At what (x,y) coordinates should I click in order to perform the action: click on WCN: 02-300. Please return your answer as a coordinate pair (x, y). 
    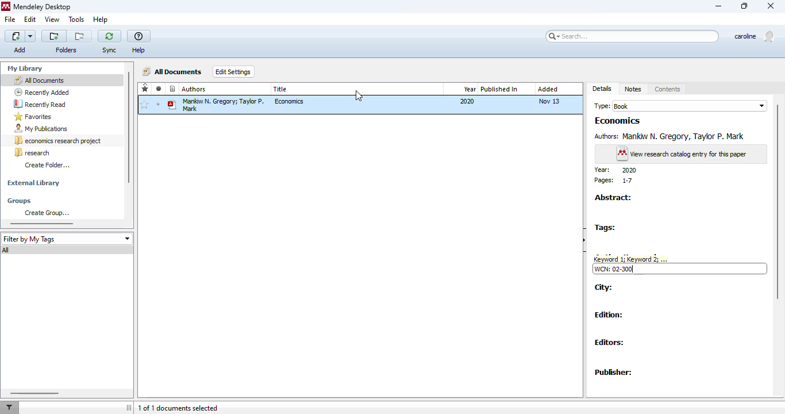
    Looking at the image, I should click on (614, 269).